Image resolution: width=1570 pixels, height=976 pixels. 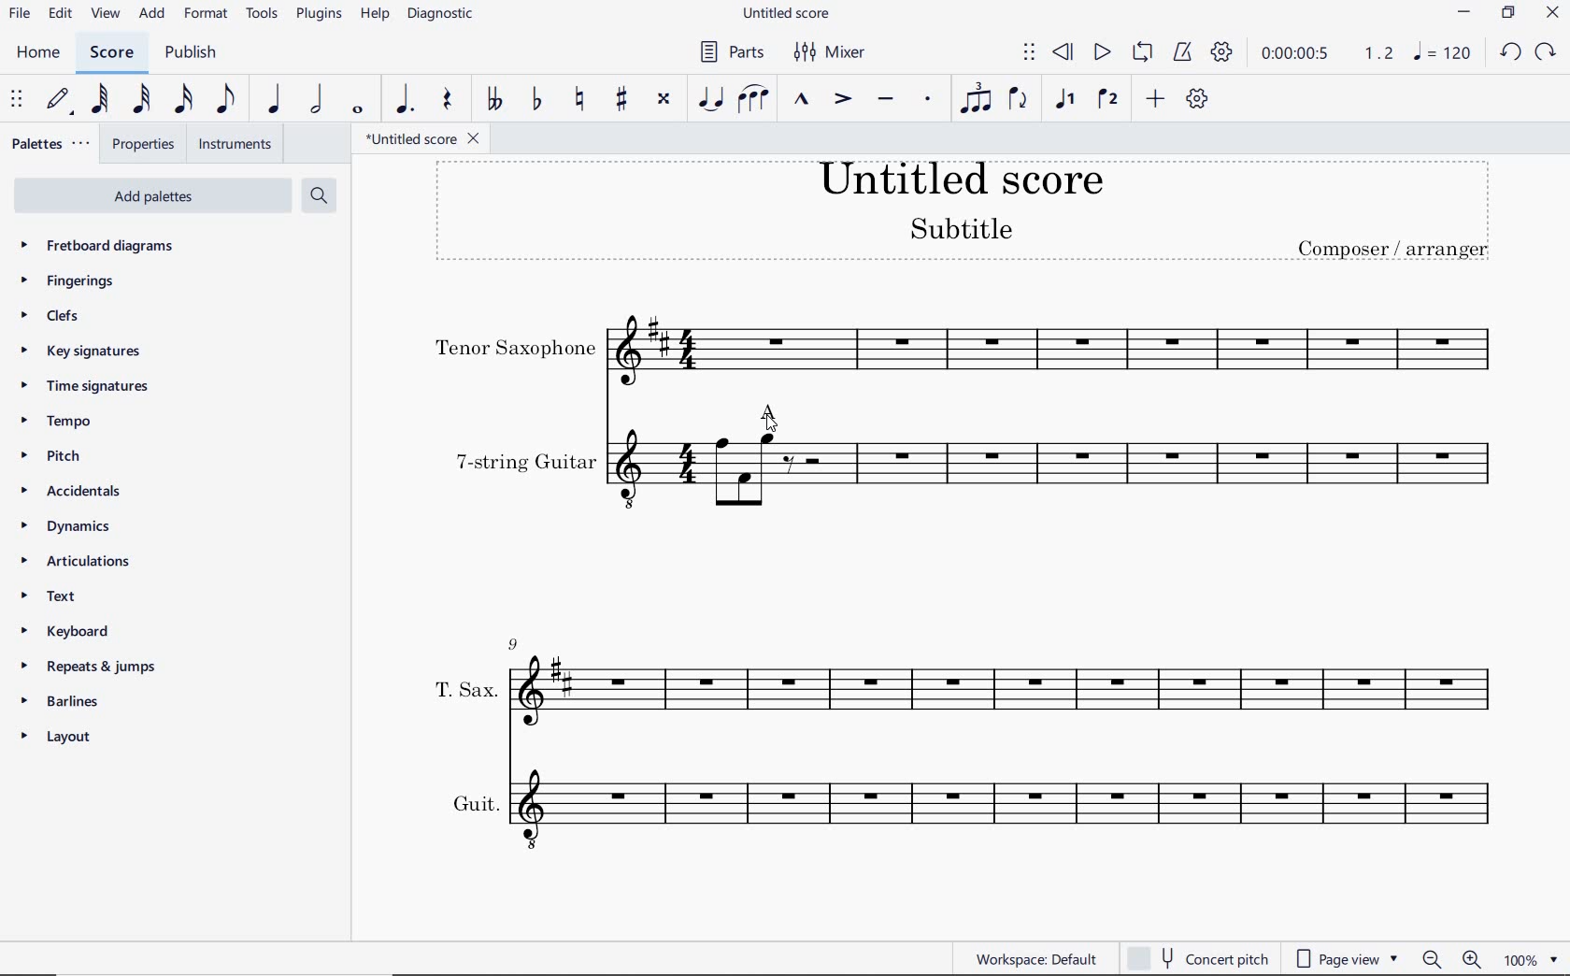 What do you see at coordinates (1463, 13) in the screenshot?
I see `MINIMIZE` at bounding box center [1463, 13].